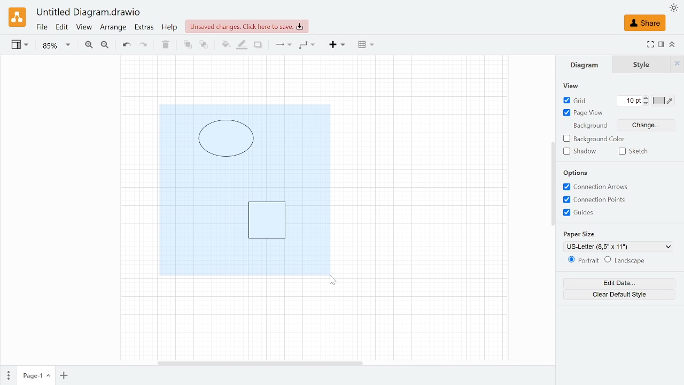 This screenshot has width=684, height=385. What do you see at coordinates (143, 45) in the screenshot?
I see `Redo` at bounding box center [143, 45].